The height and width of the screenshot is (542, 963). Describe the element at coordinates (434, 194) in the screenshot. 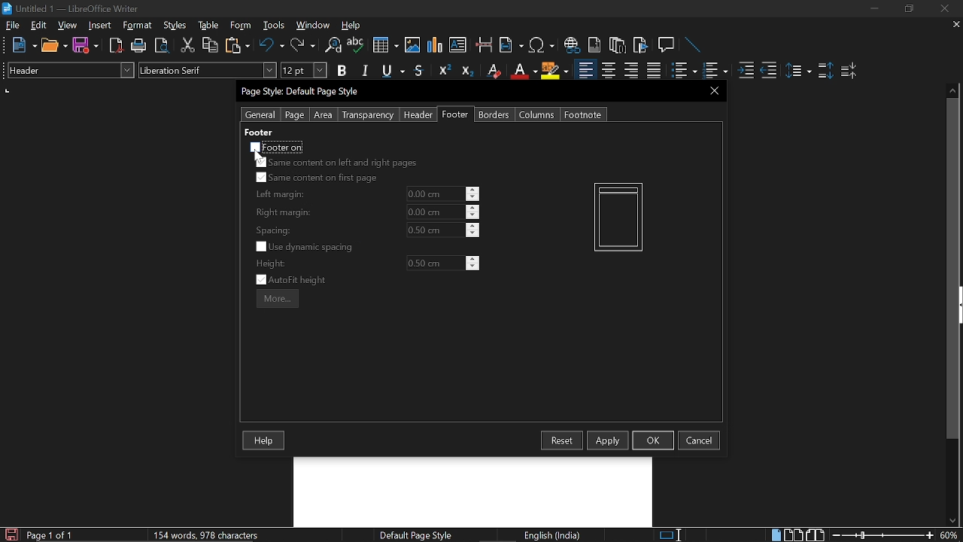

I see `line margin Line margin` at that location.